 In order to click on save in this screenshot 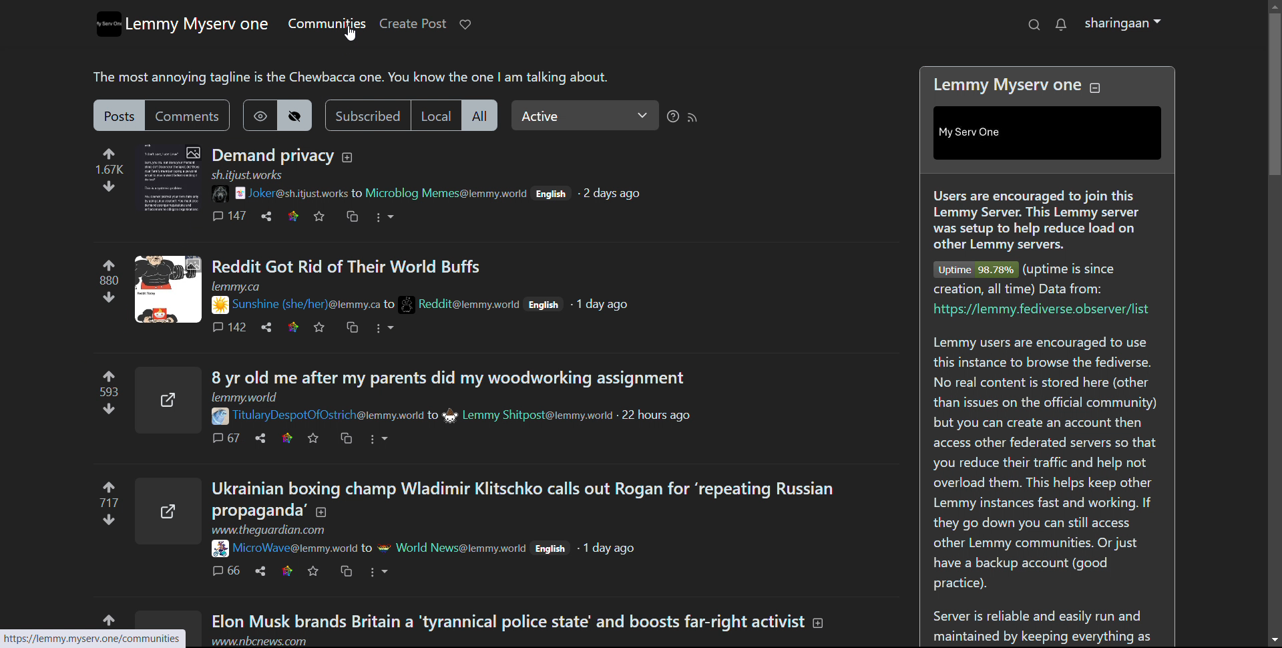, I will do `click(314, 438)`.